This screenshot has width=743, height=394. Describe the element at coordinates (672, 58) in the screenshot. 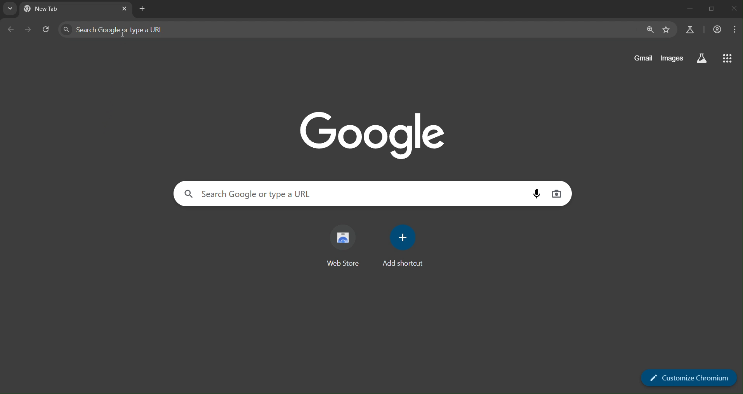

I see `images` at that location.